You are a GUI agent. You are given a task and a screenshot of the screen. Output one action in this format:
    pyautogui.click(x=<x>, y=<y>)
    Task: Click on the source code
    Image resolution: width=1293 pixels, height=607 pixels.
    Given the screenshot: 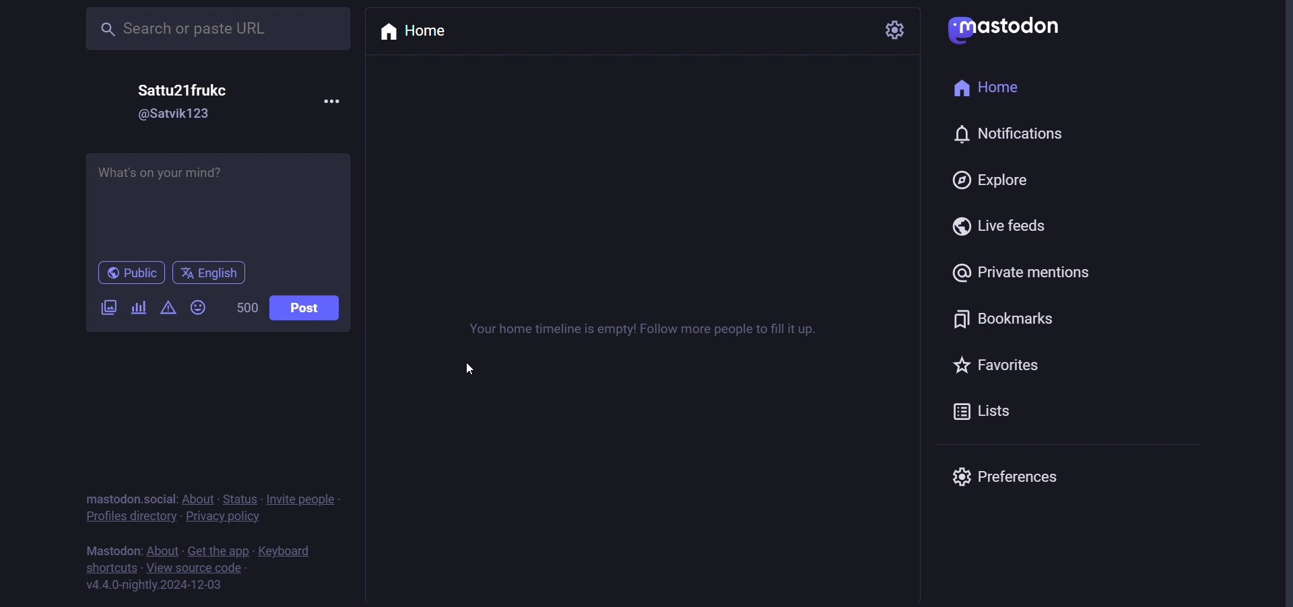 What is the action you would take?
    pyautogui.click(x=193, y=569)
    